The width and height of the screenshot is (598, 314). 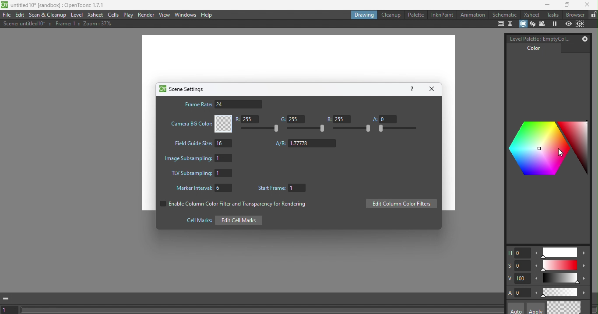 I want to click on close, so click(x=588, y=6).